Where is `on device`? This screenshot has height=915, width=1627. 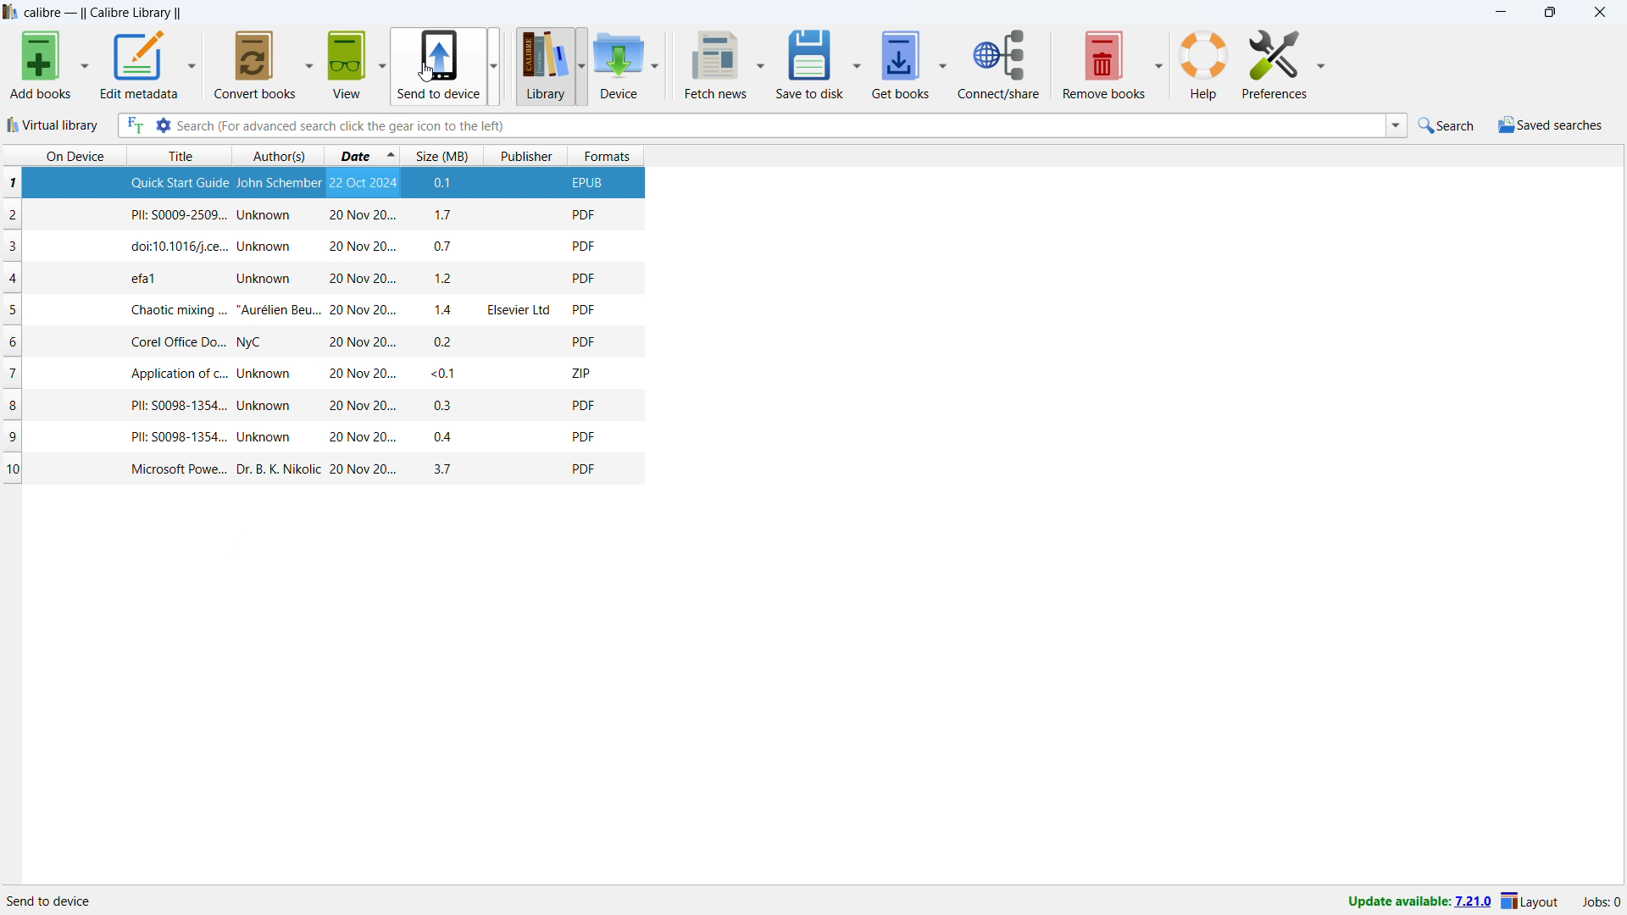
on device is located at coordinates (62, 155).